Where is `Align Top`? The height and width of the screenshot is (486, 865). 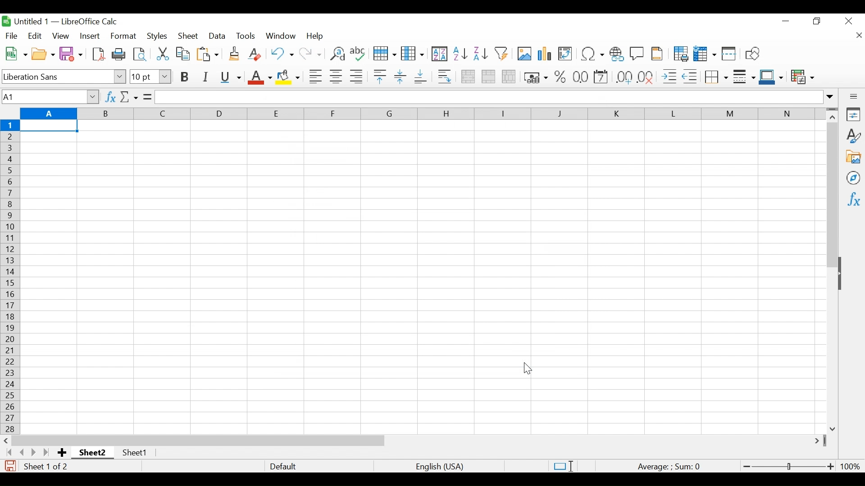 Align Top is located at coordinates (379, 76).